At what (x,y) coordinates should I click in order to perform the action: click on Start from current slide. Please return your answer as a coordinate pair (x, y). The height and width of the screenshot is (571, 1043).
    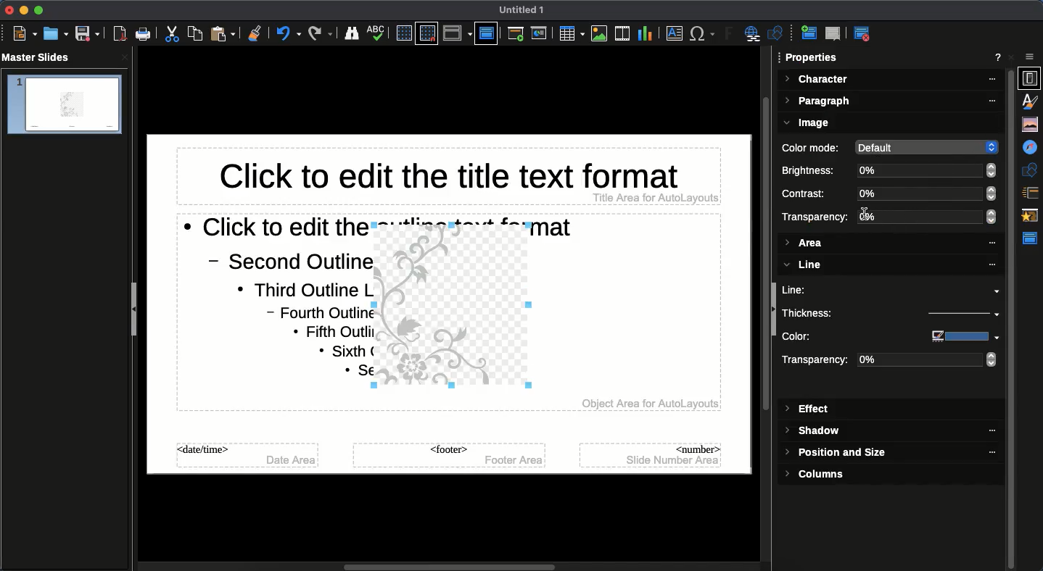
    Looking at the image, I should click on (540, 33).